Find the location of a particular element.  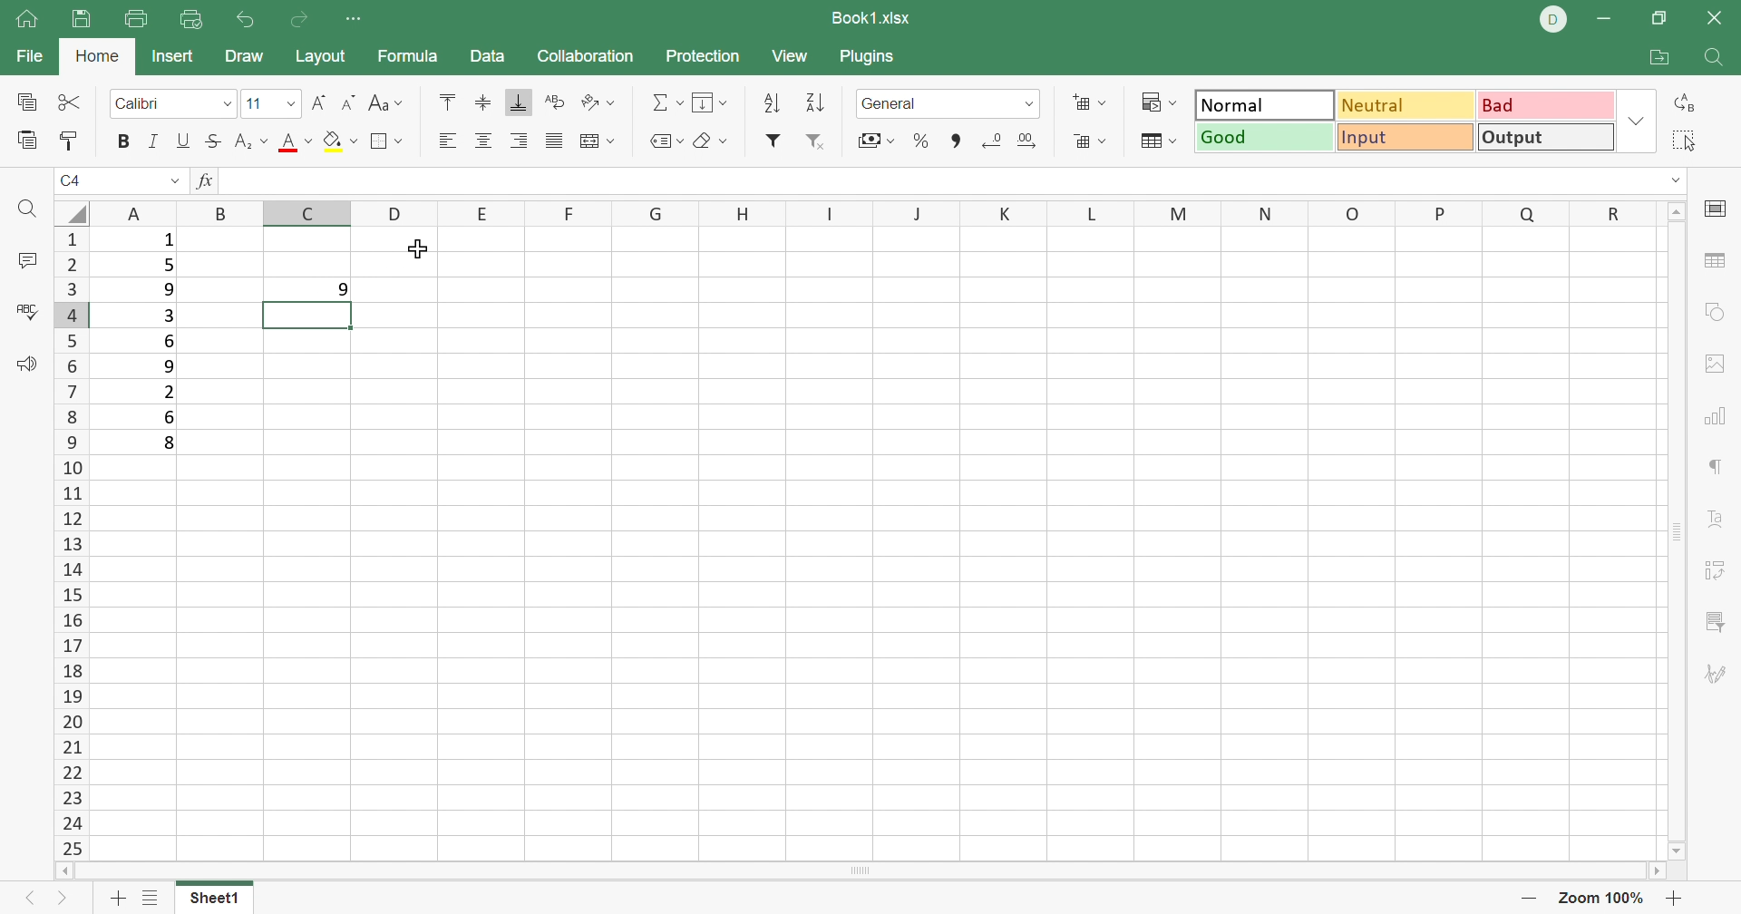

Accounting style is located at coordinates (870, 141).